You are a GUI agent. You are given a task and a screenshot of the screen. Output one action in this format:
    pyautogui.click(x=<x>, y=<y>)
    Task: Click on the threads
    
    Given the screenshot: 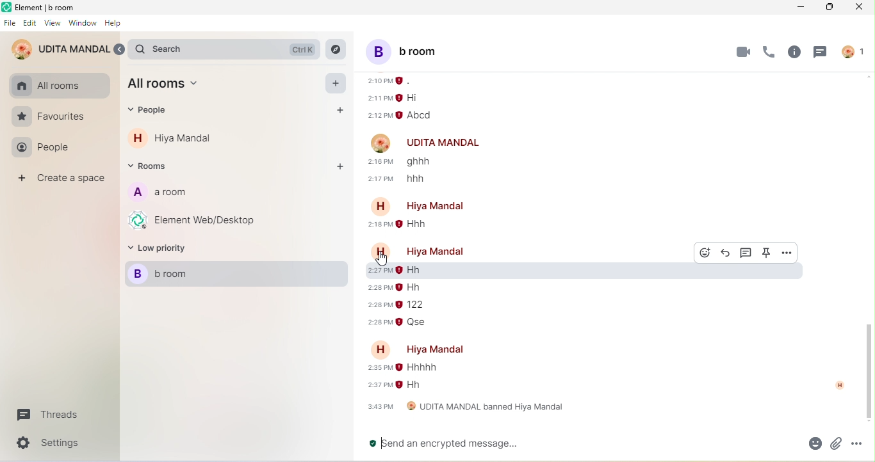 What is the action you would take?
    pyautogui.click(x=45, y=417)
    